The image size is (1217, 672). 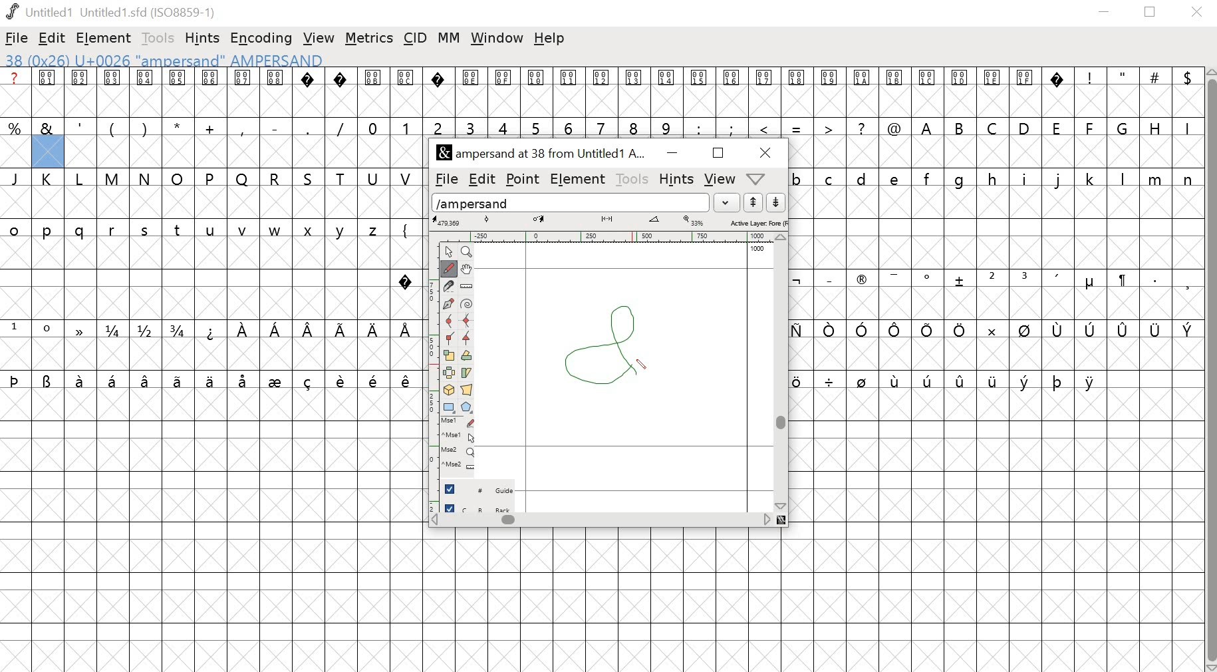 I want to click on 0017, so click(x=765, y=92).